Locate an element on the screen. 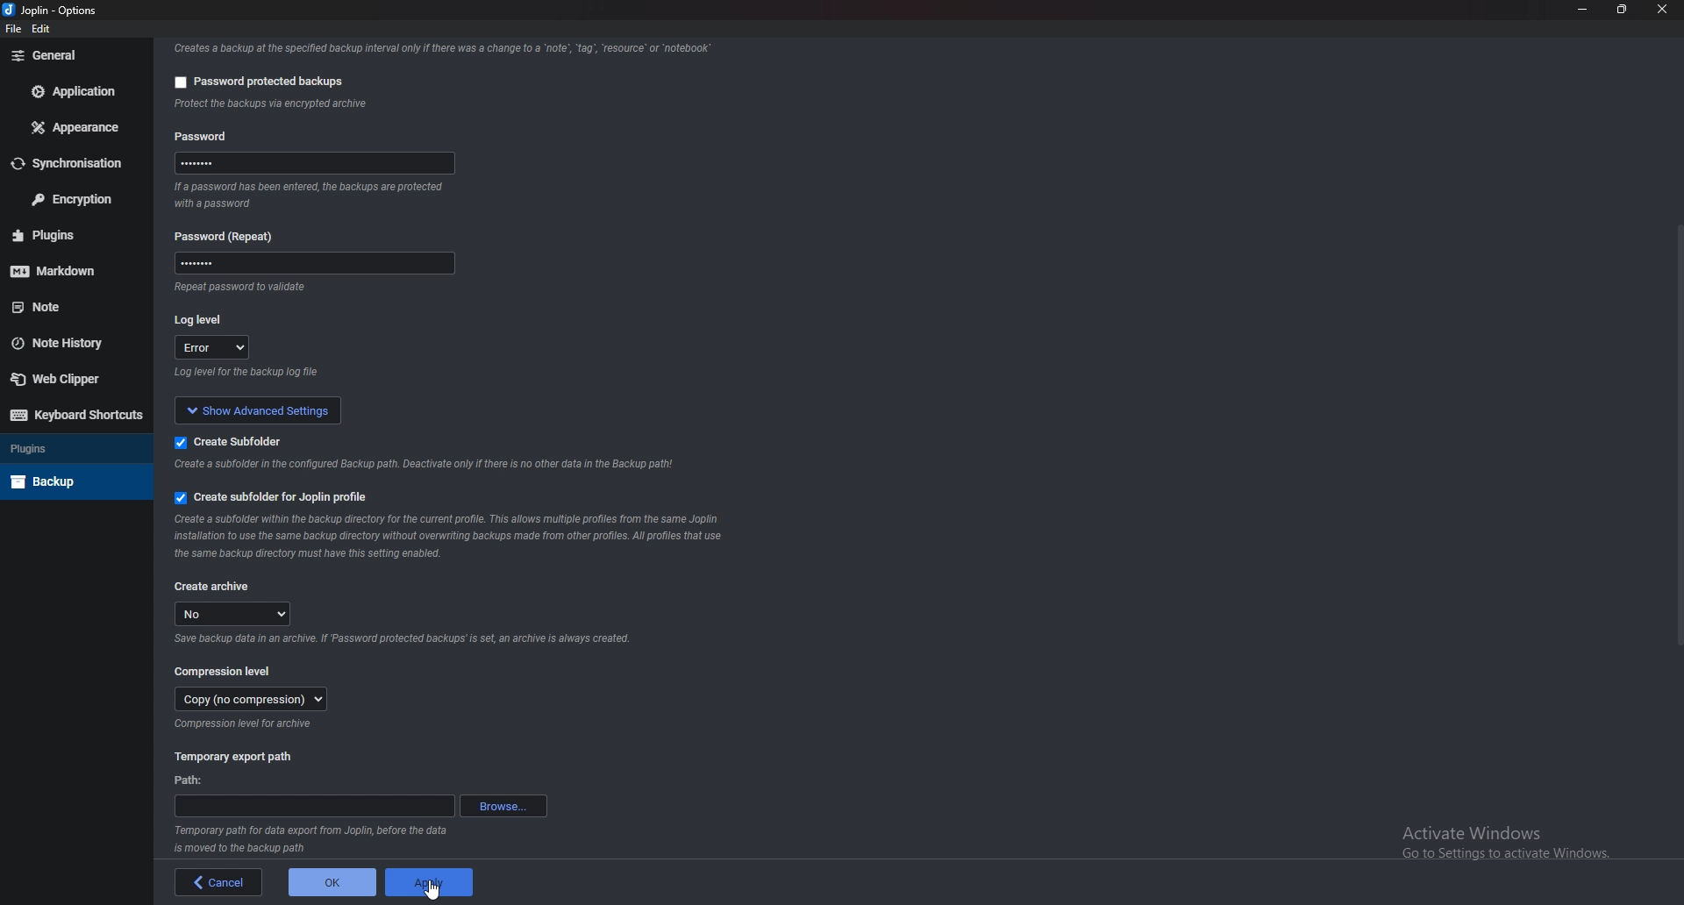 The height and width of the screenshot is (905, 1684). Temporary export path is located at coordinates (233, 757).